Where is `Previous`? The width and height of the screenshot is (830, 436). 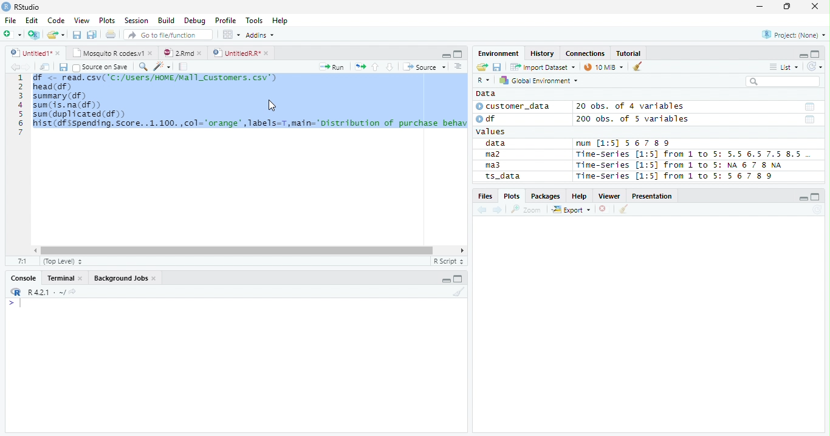 Previous is located at coordinates (484, 210).